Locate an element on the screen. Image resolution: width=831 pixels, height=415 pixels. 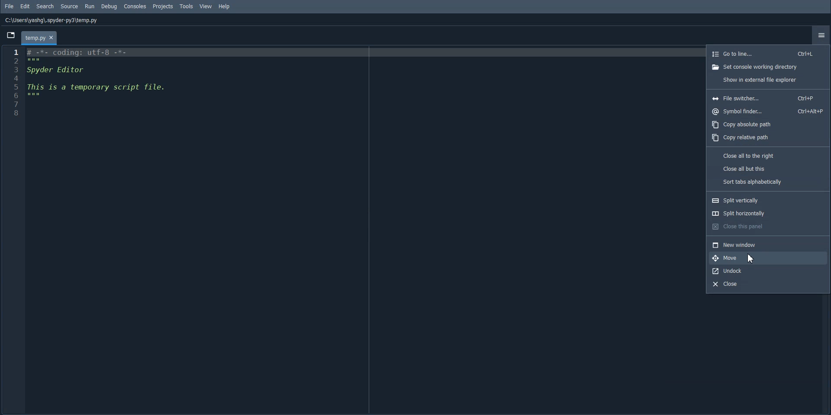
Move is located at coordinates (766, 257).